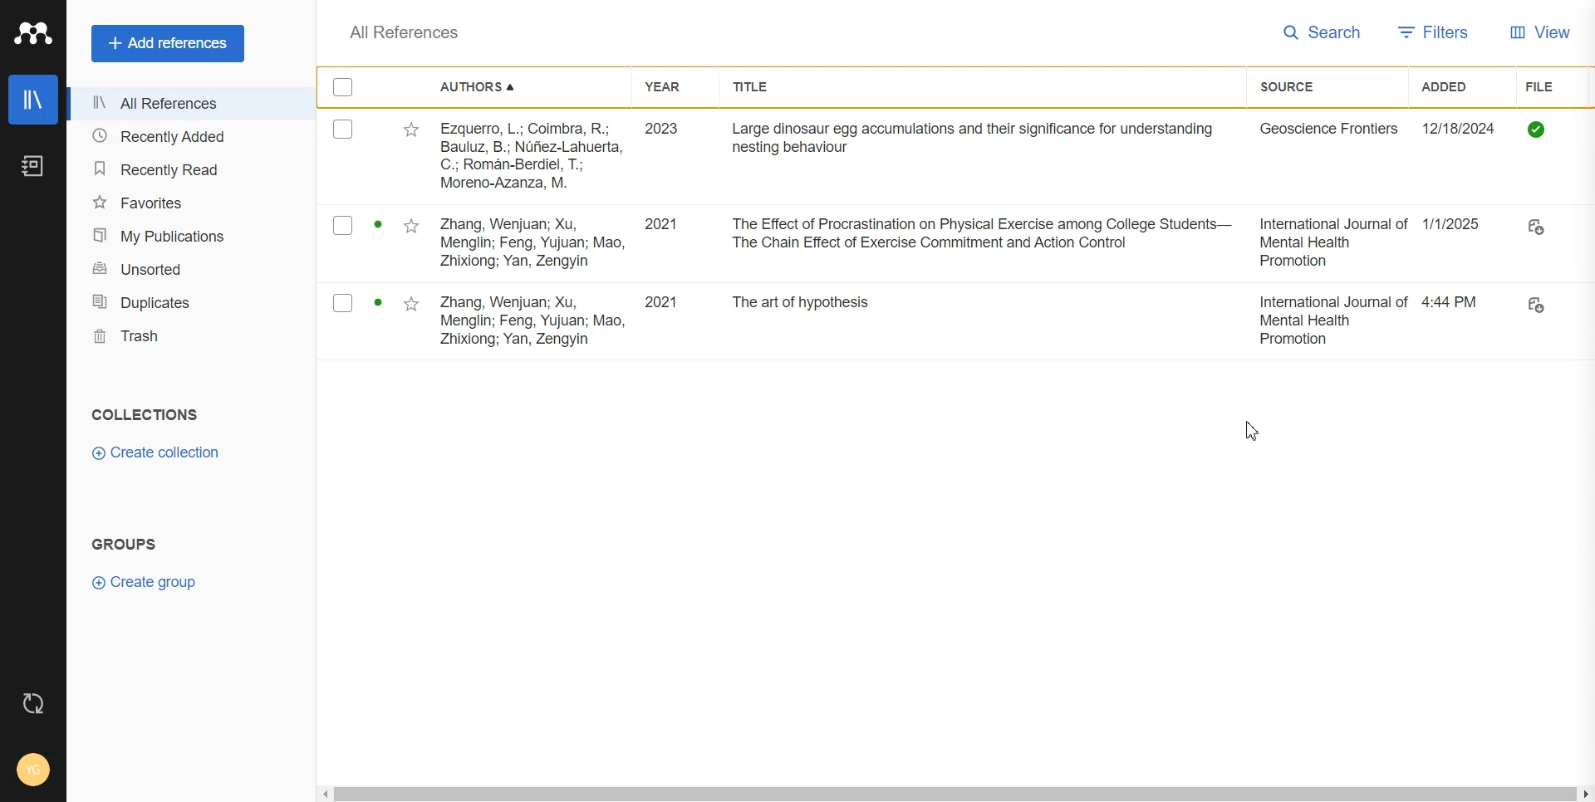 This screenshot has height=802, width=1595. What do you see at coordinates (974, 137) in the screenshot?
I see `Large dinosaur egg accumulations and their significance` at bounding box center [974, 137].